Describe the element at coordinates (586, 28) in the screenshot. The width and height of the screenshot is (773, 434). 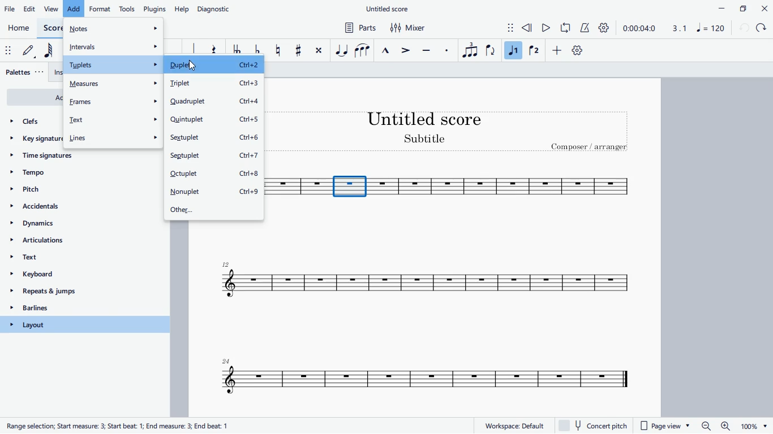
I see `metronome` at that location.